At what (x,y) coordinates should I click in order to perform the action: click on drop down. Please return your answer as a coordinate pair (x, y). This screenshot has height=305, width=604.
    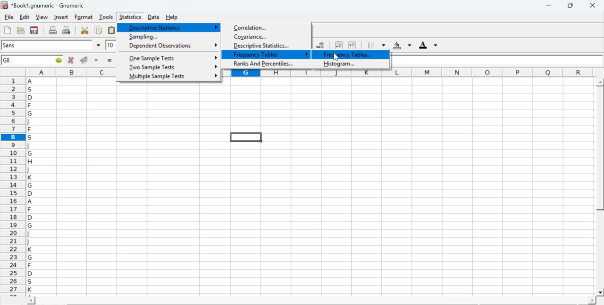
    Looking at the image, I should click on (124, 45).